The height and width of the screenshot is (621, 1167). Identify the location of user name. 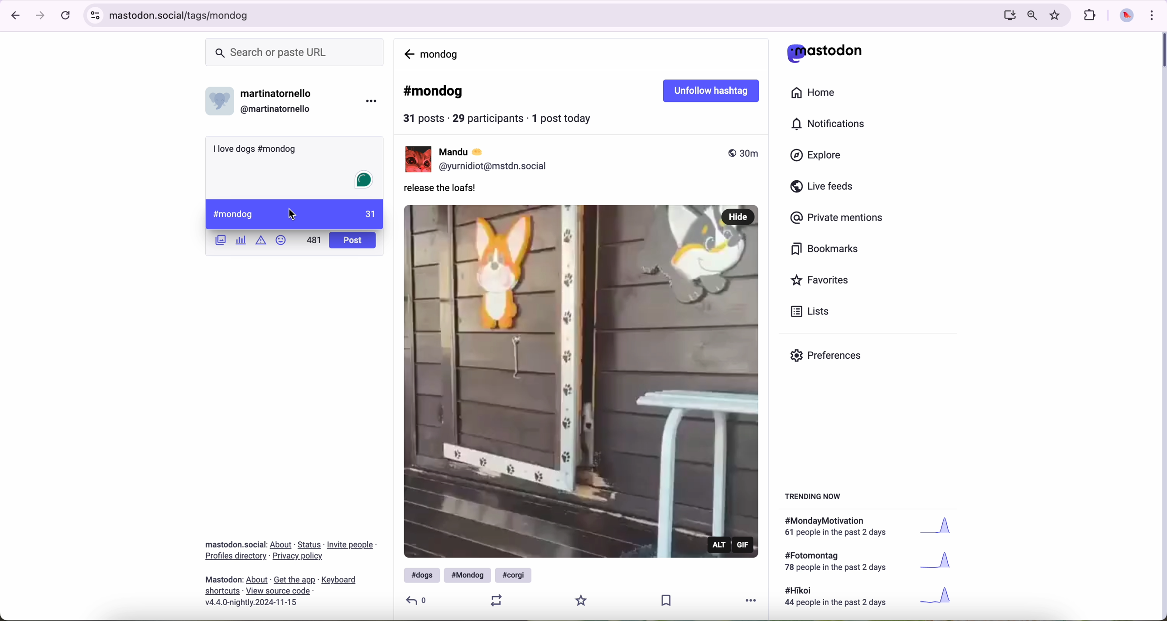
(468, 152).